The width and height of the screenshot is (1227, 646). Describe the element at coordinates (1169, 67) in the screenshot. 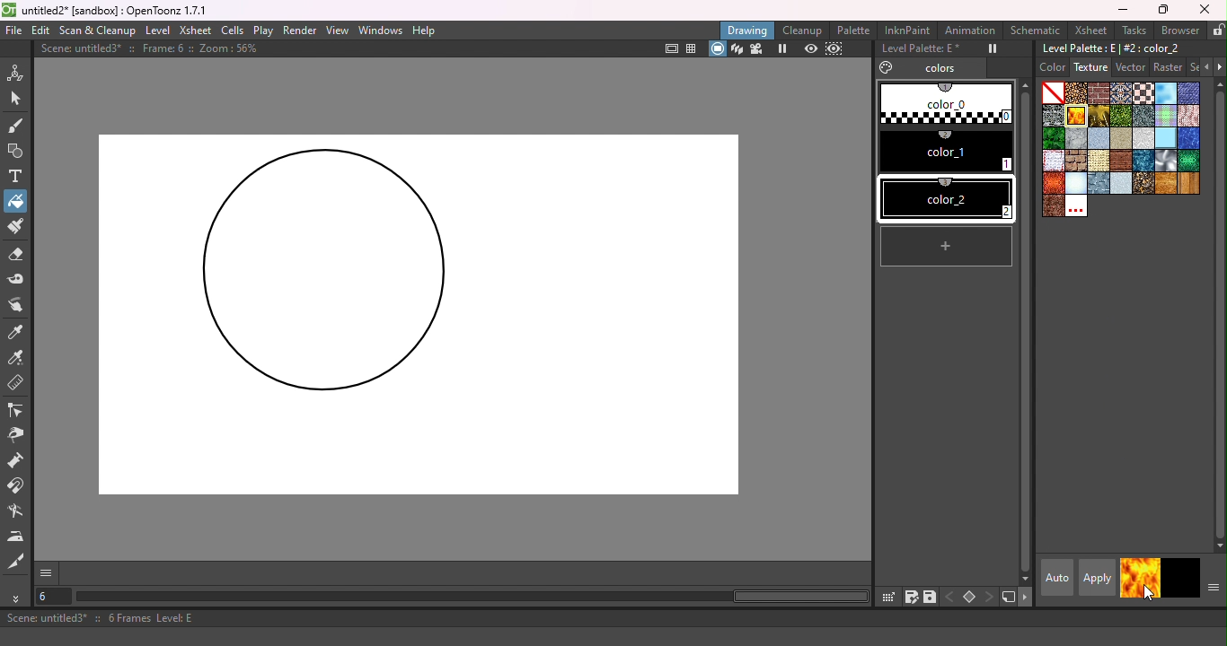

I see `Raster` at that location.